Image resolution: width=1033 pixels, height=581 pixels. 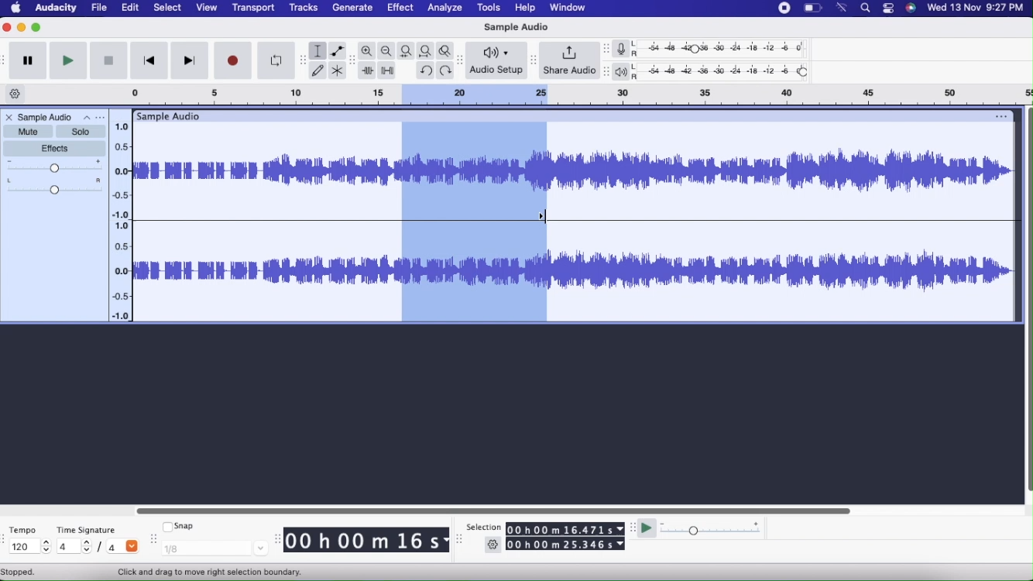 What do you see at coordinates (493, 546) in the screenshot?
I see `Settings` at bounding box center [493, 546].